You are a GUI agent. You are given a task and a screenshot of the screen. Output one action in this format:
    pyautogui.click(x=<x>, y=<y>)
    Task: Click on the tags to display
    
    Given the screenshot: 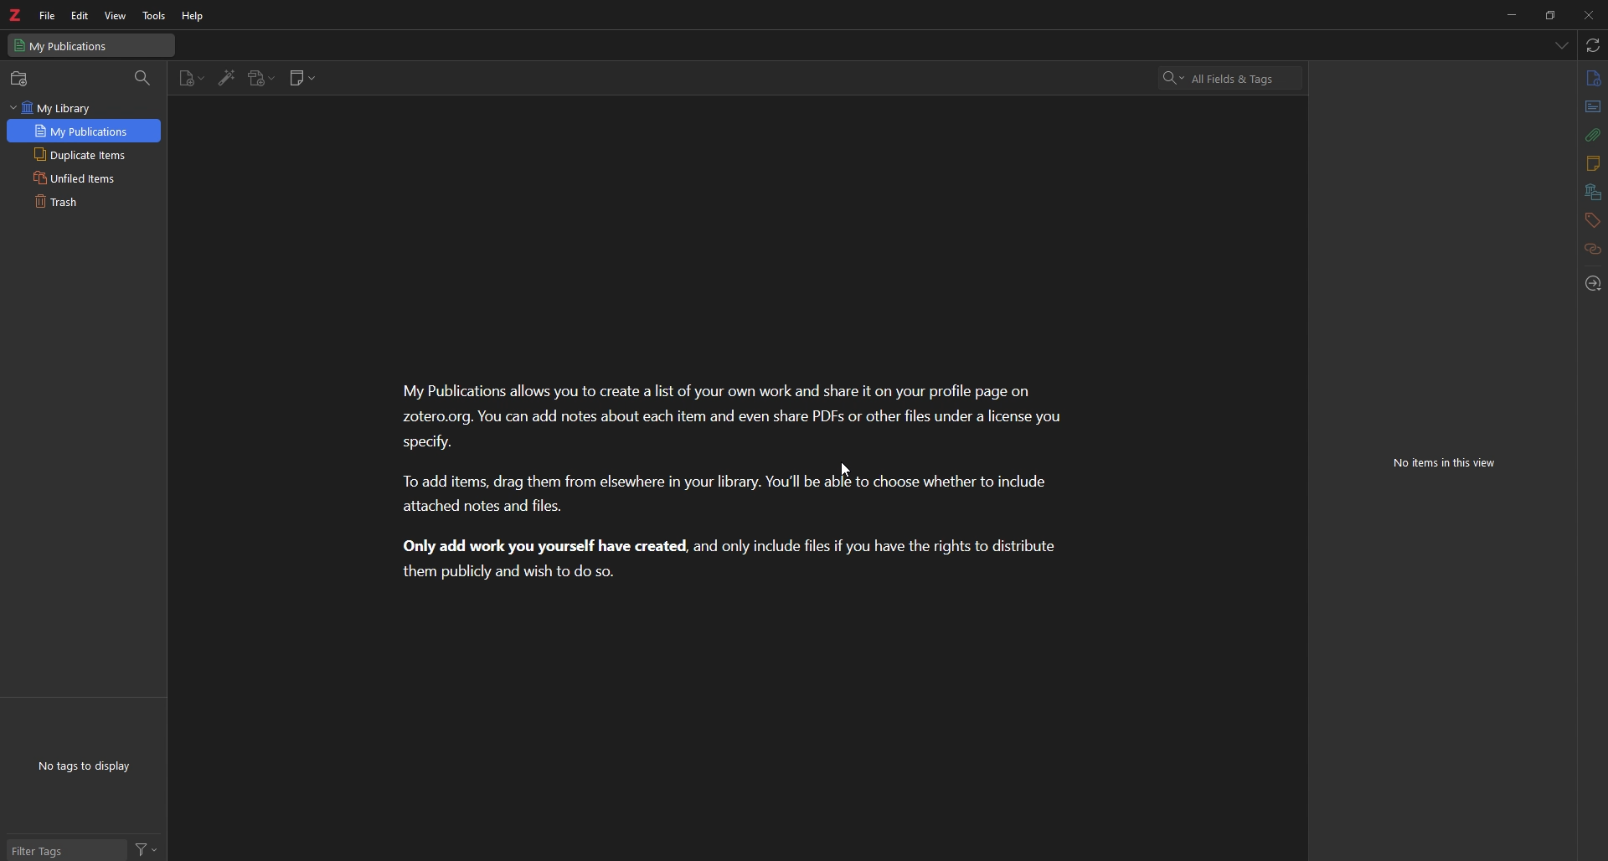 What is the action you would take?
    pyautogui.click(x=88, y=766)
    